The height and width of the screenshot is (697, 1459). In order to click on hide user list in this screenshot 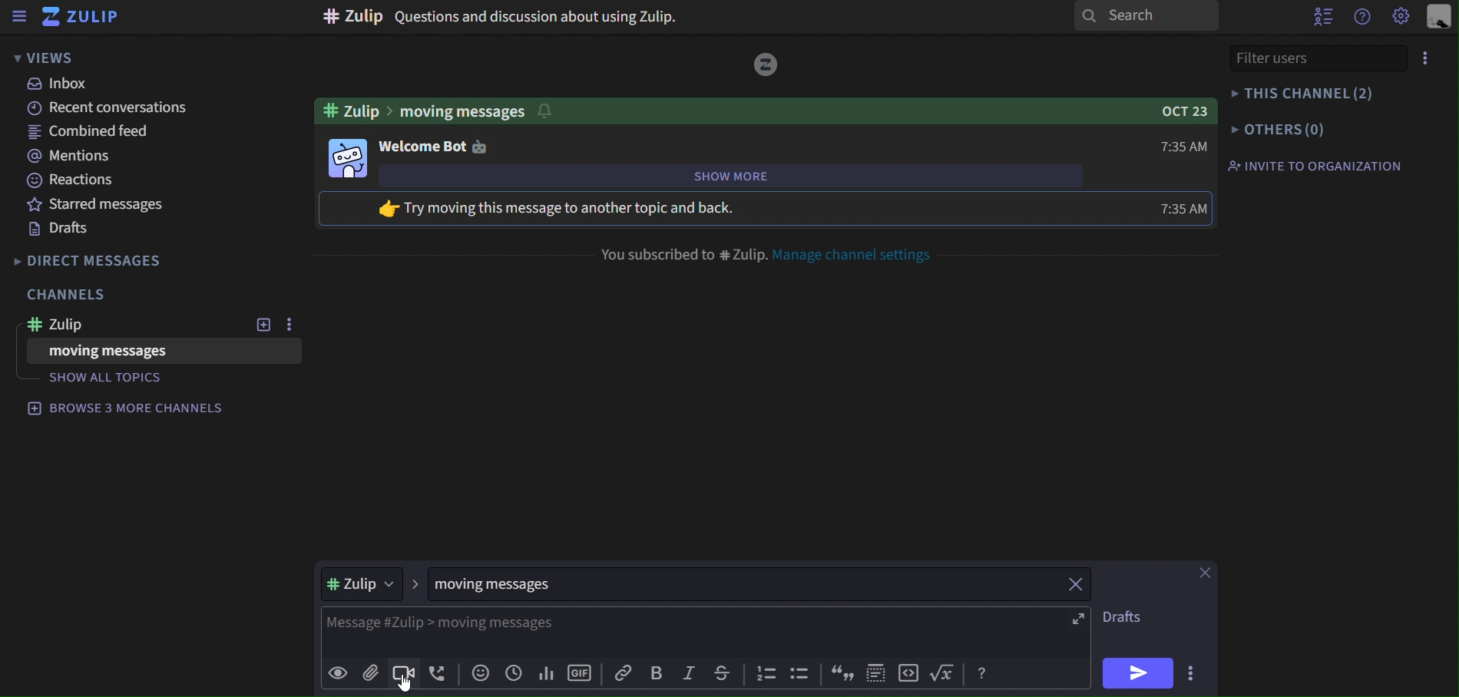, I will do `click(1319, 16)`.